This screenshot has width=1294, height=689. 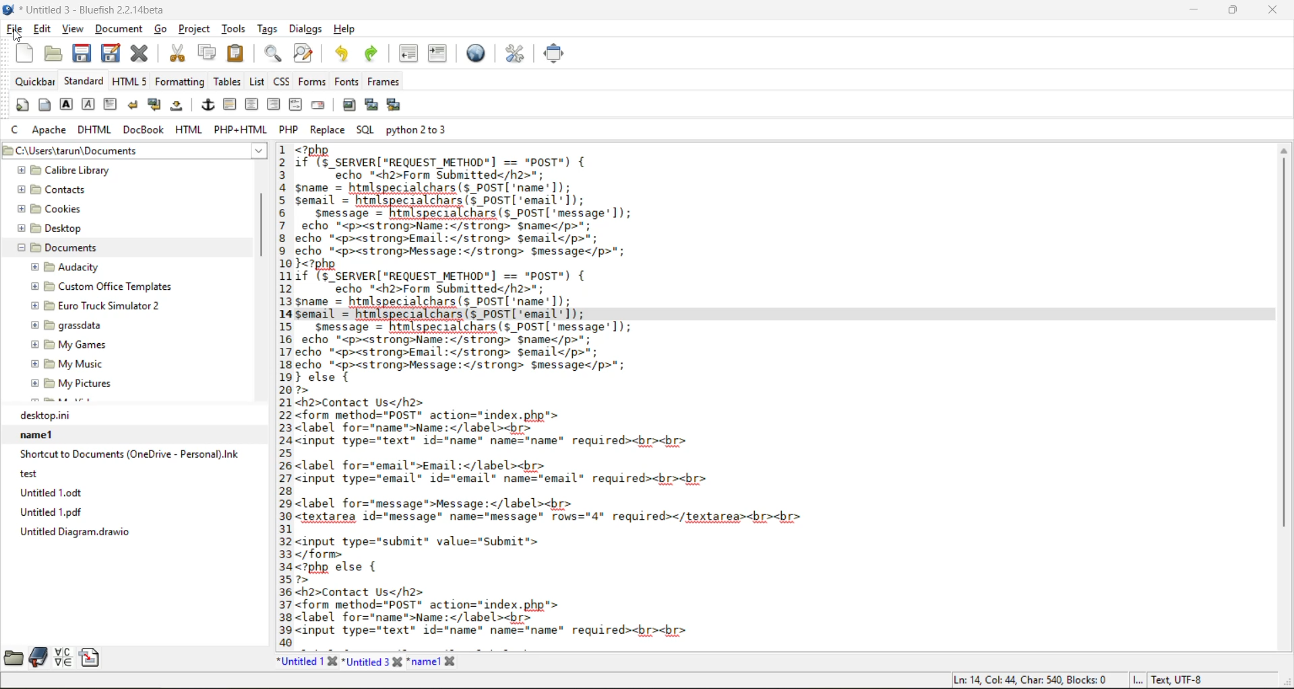 What do you see at coordinates (162, 29) in the screenshot?
I see `go` at bounding box center [162, 29].